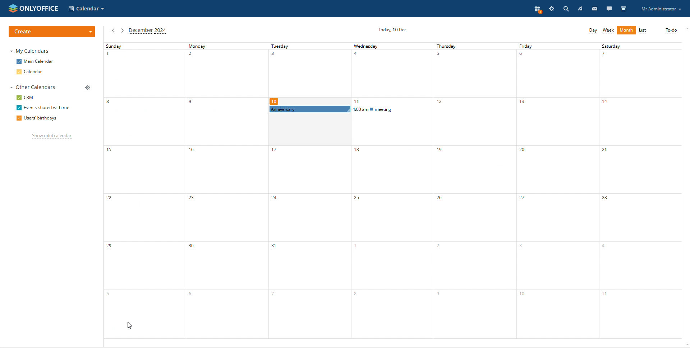  I want to click on current month, so click(148, 31).